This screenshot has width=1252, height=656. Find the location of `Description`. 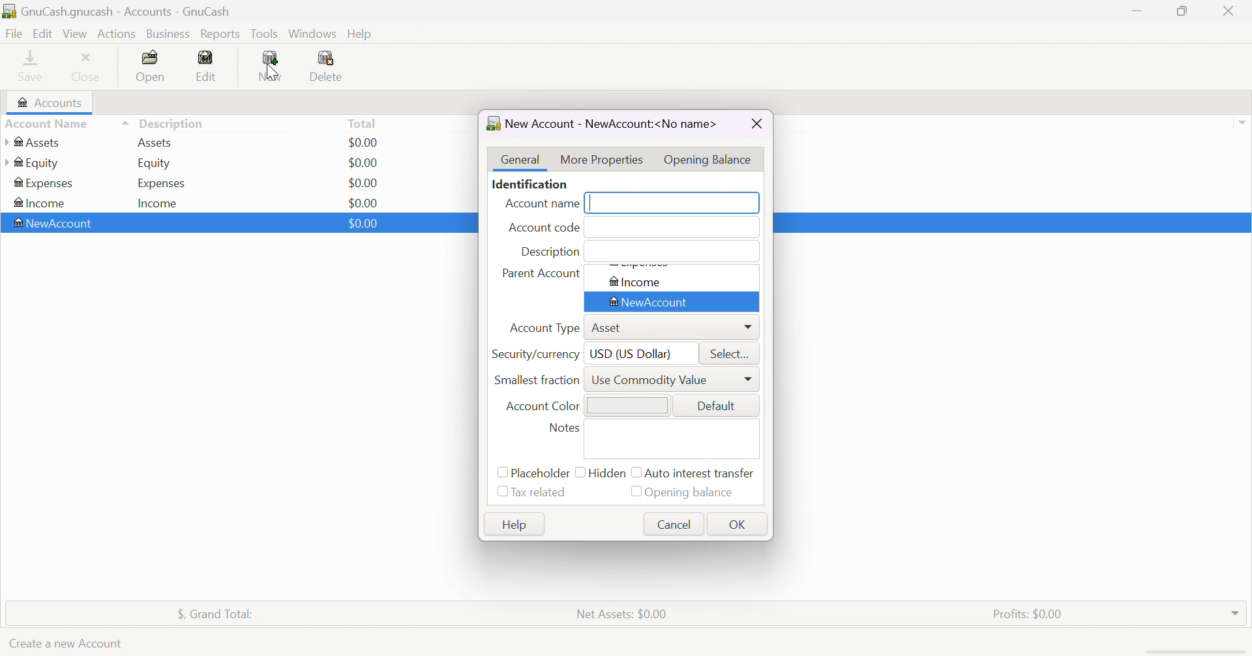

Description is located at coordinates (552, 253).